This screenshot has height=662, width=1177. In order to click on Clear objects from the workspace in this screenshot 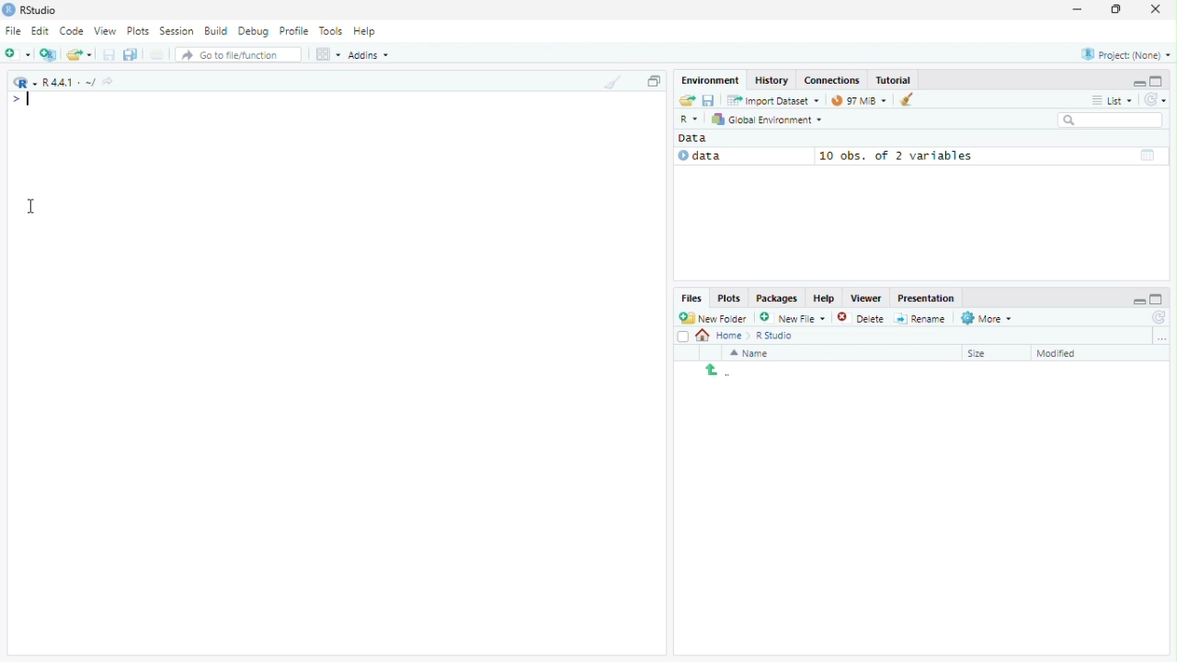, I will do `click(906, 99)`.